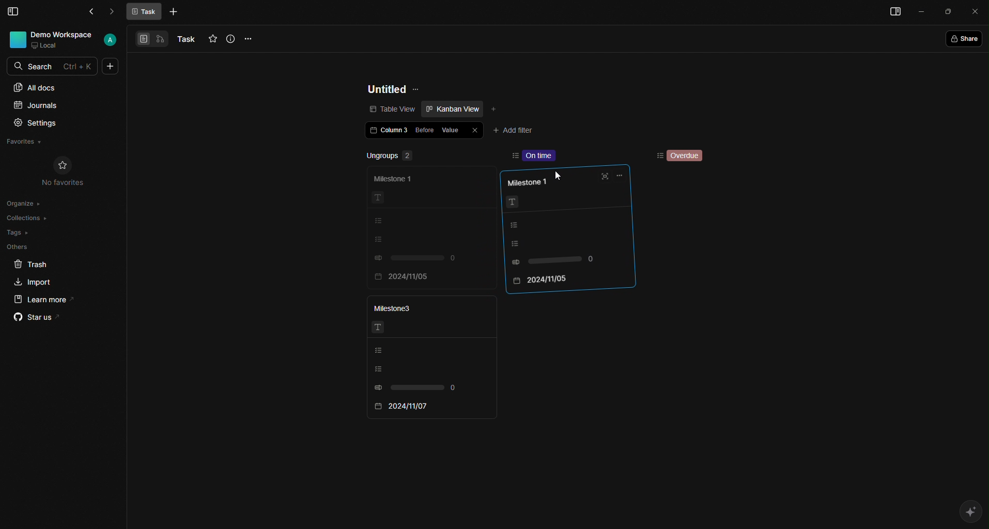 This screenshot has width=989, height=529. Describe the element at coordinates (540, 155) in the screenshot. I see `On time` at that location.